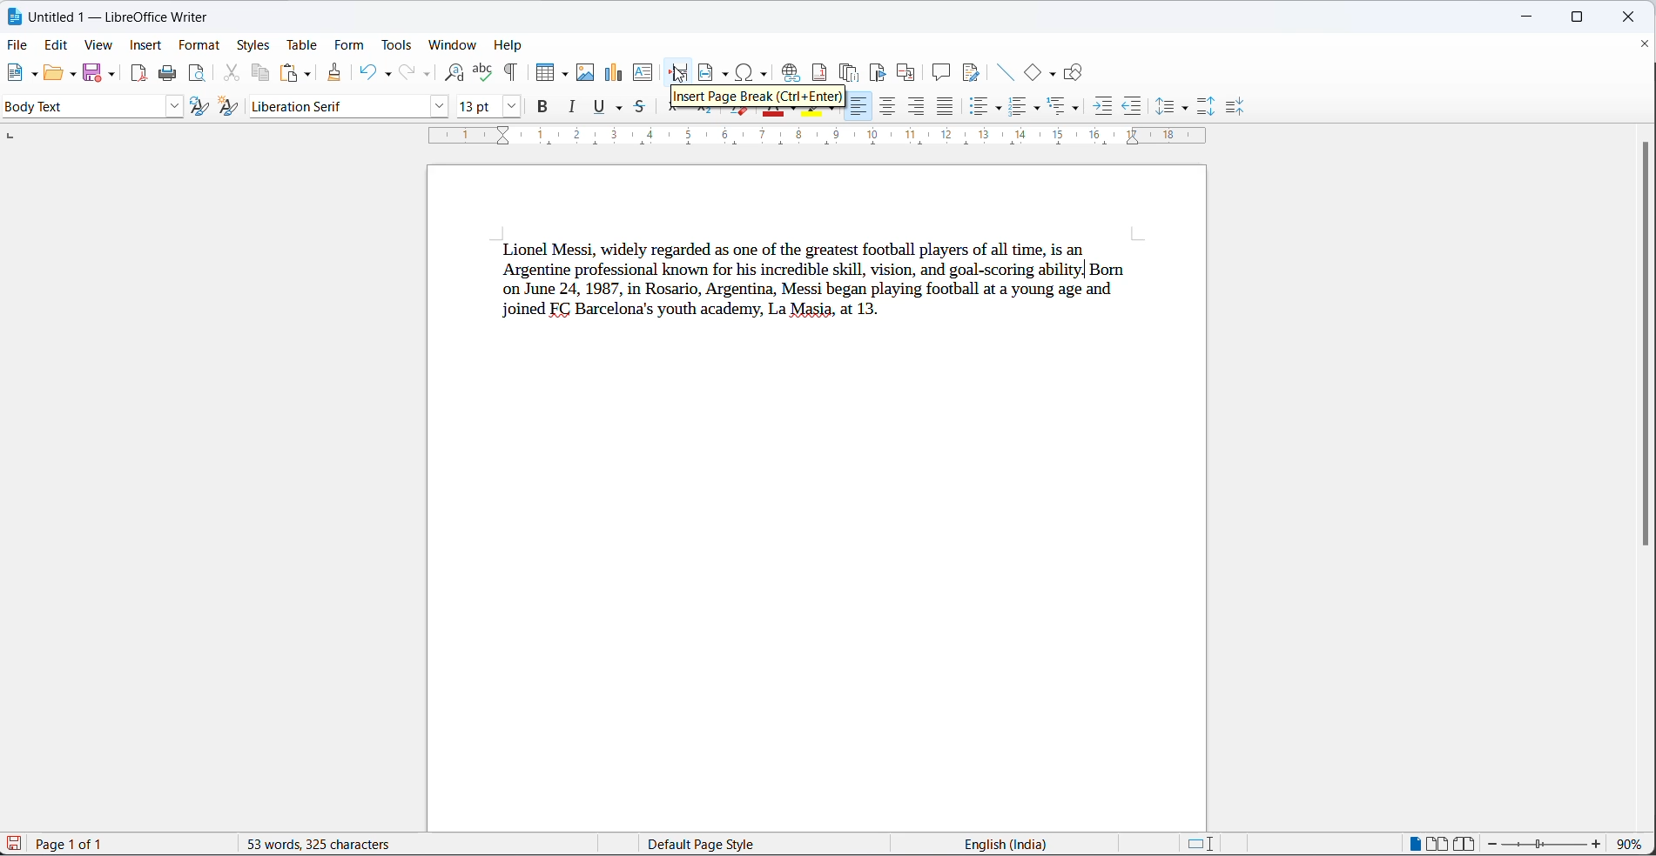  I want to click on font size options, so click(514, 108).